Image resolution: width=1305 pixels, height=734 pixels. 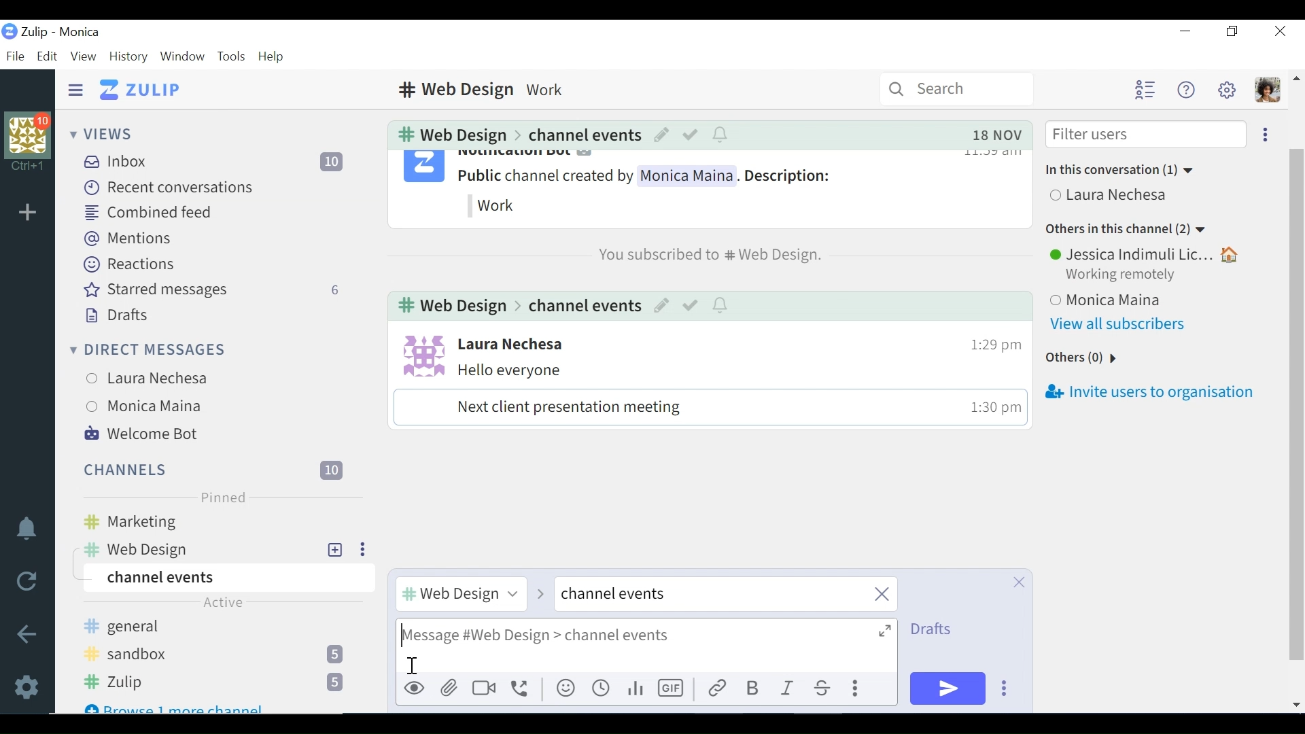 What do you see at coordinates (721, 134) in the screenshot?
I see `notifications` at bounding box center [721, 134].